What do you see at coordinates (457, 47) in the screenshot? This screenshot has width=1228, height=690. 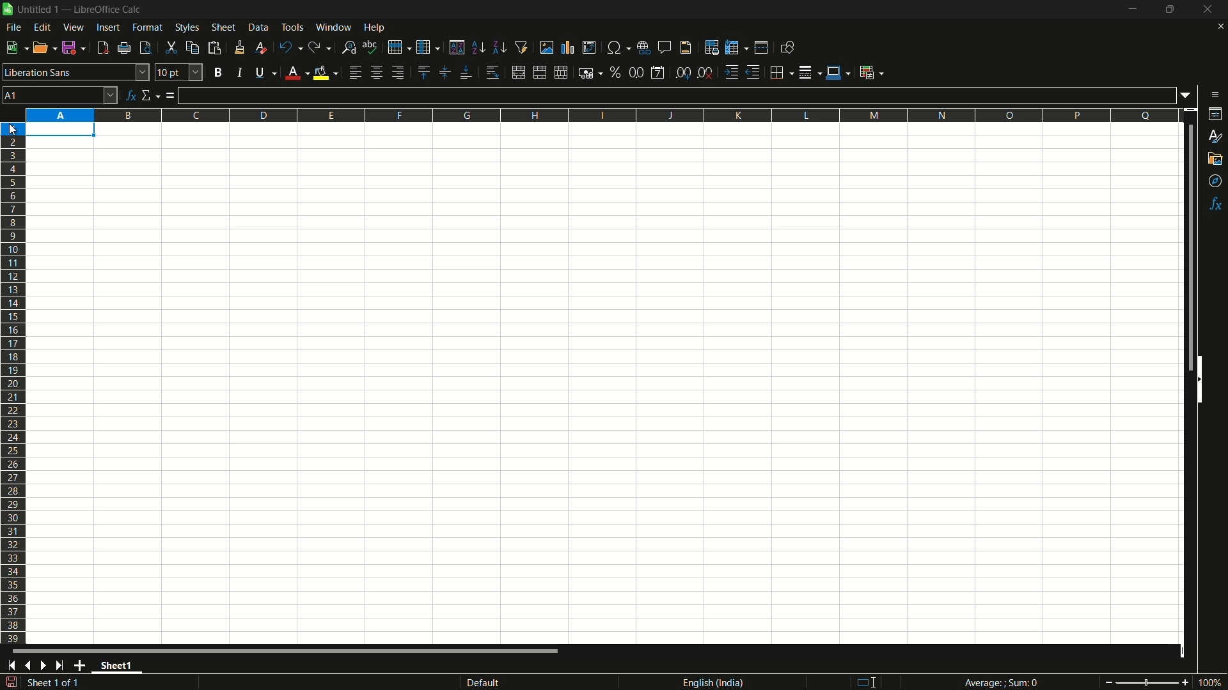 I see `sort` at bounding box center [457, 47].